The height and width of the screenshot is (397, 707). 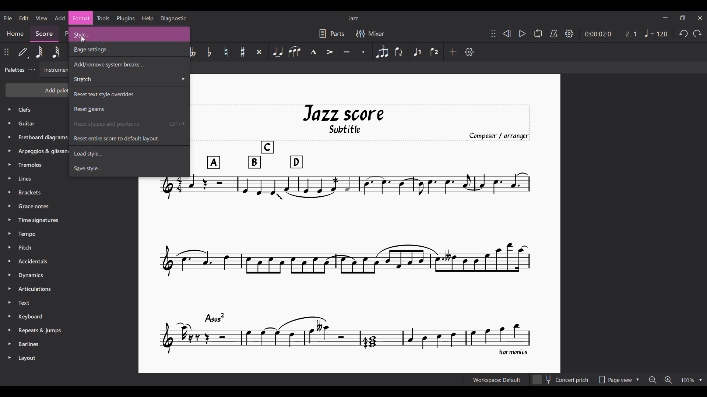 What do you see at coordinates (56, 52) in the screenshot?
I see `32nd note` at bounding box center [56, 52].